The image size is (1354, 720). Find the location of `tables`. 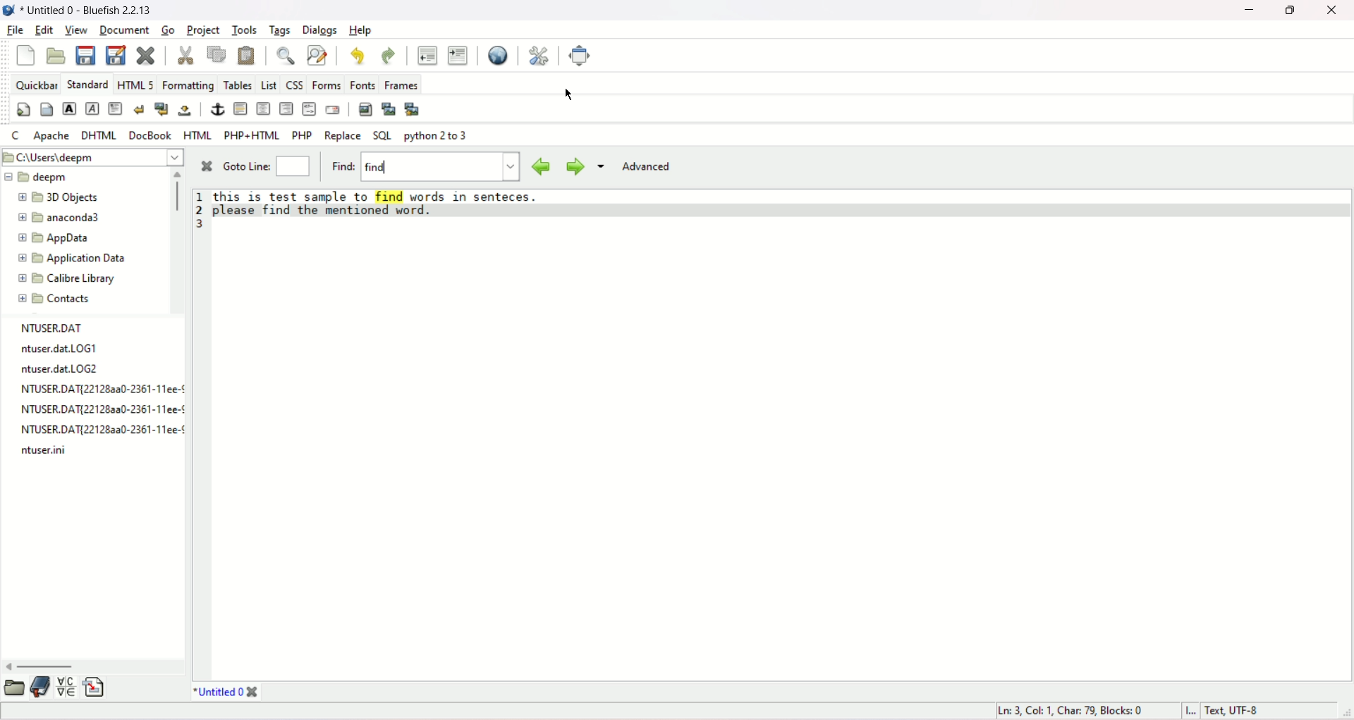

tables is located at coordinates (238, 83).